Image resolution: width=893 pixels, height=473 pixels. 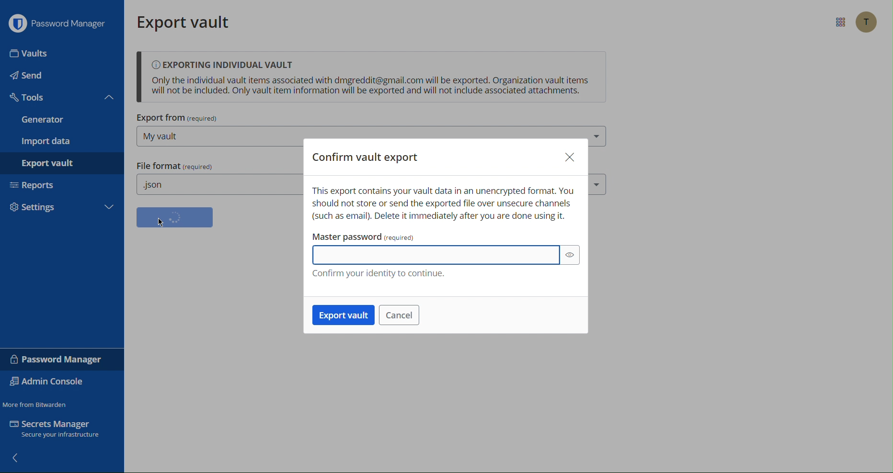 I want to click on Secrets Manager , so click(x=58, y=430).